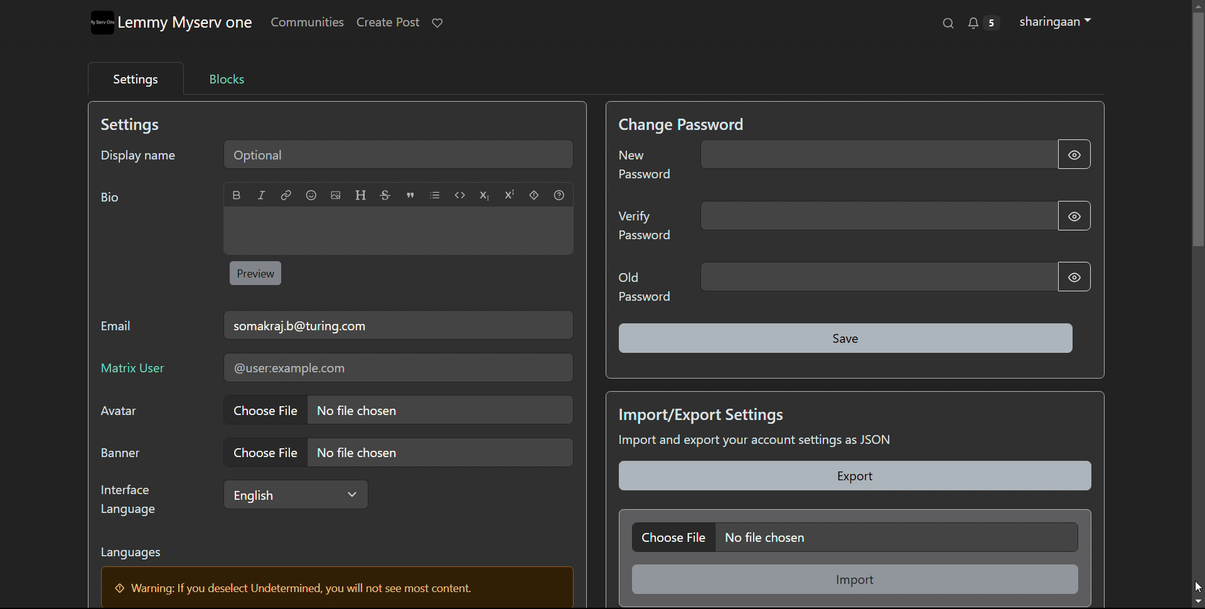 The height and width of the screenshot is (609, 1205). Describe the element at coordinates (1197, 136) in the screenshot. I see `Vertical scroll bar` at that location.